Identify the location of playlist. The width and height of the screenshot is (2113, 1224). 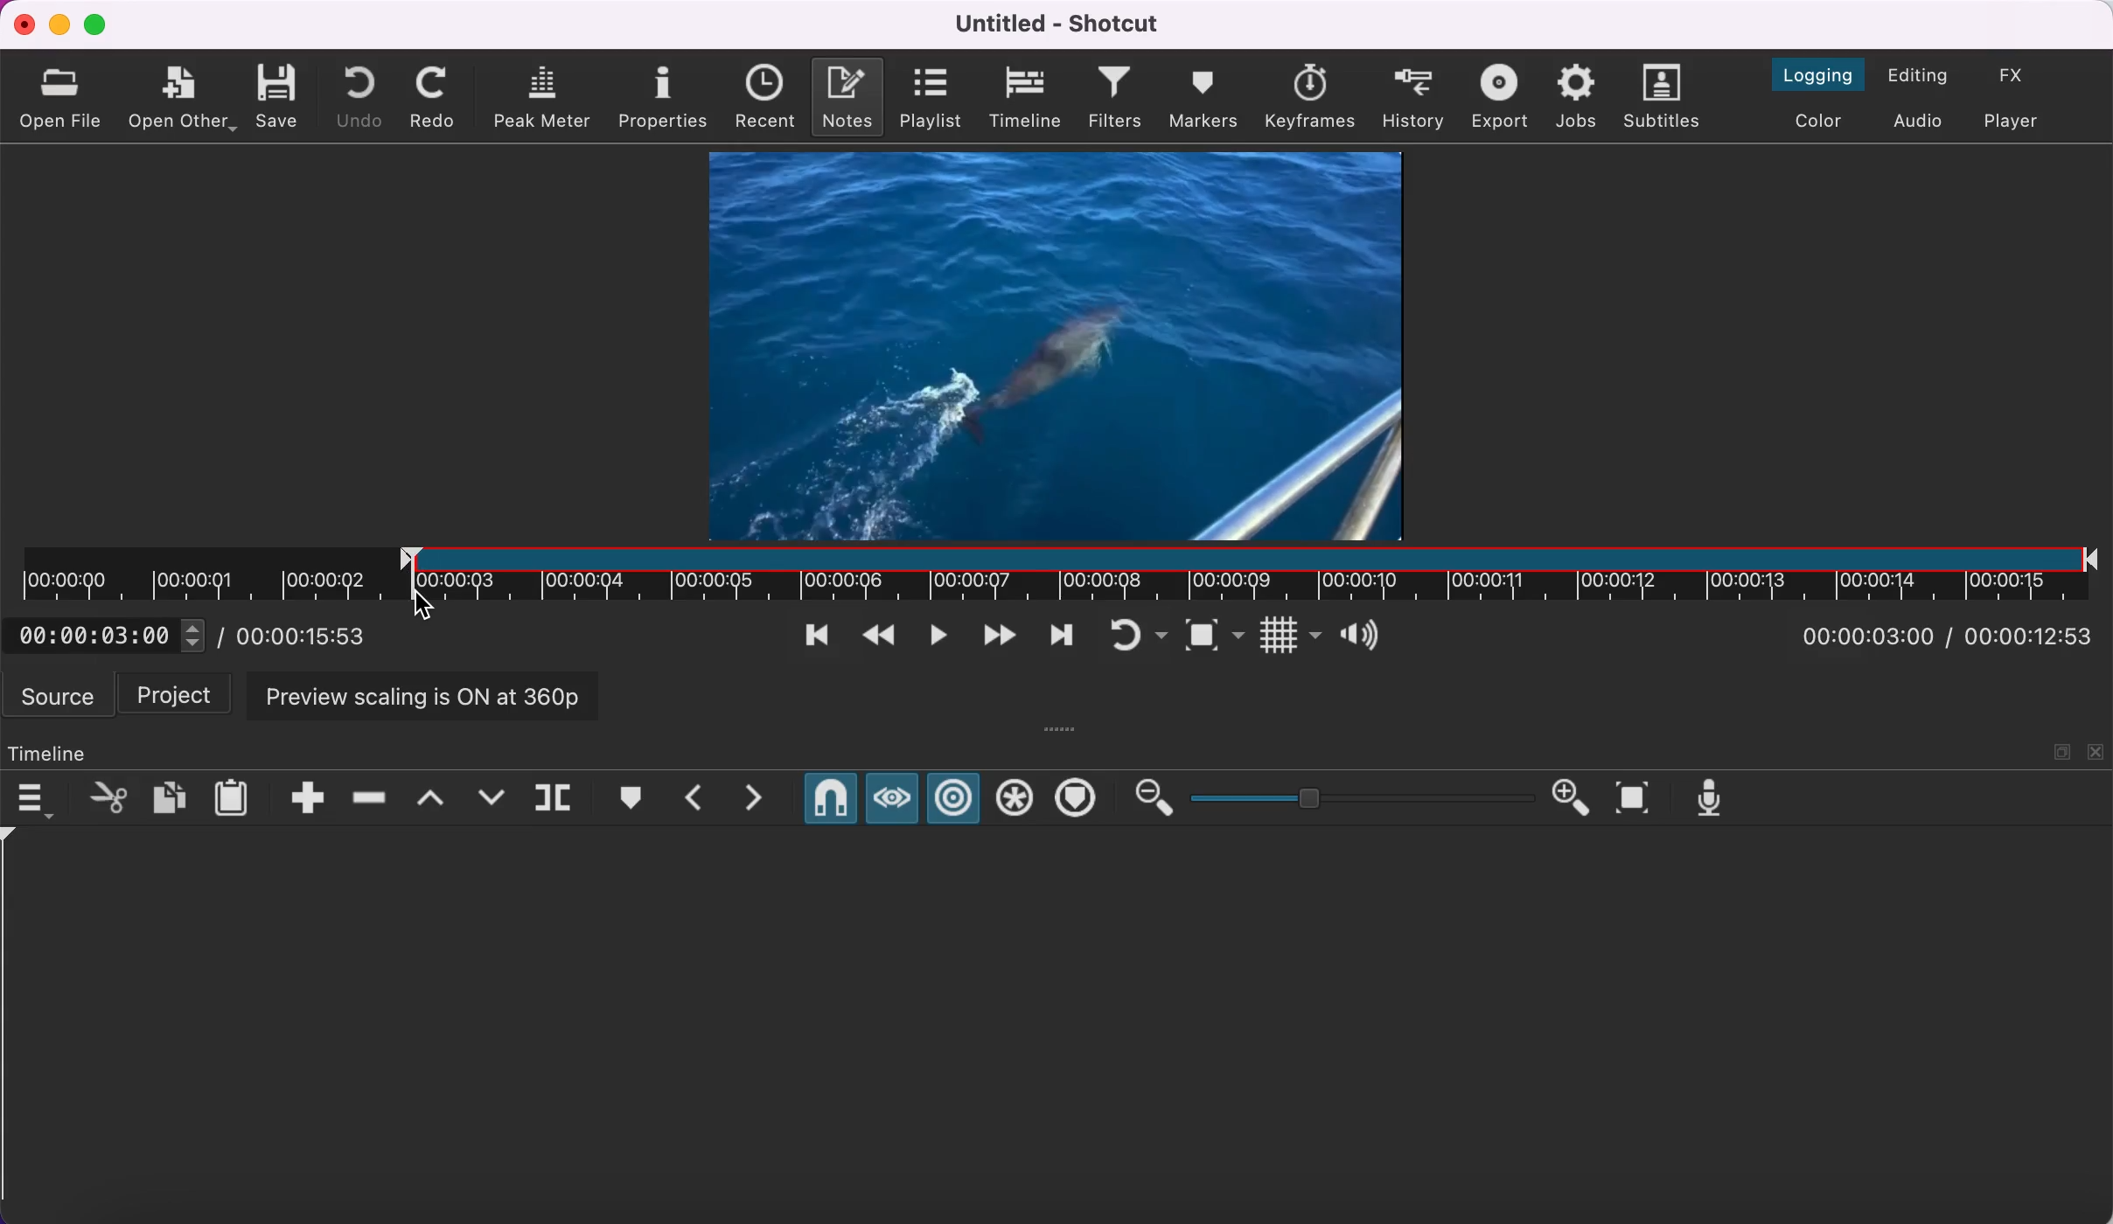
(932, 99).